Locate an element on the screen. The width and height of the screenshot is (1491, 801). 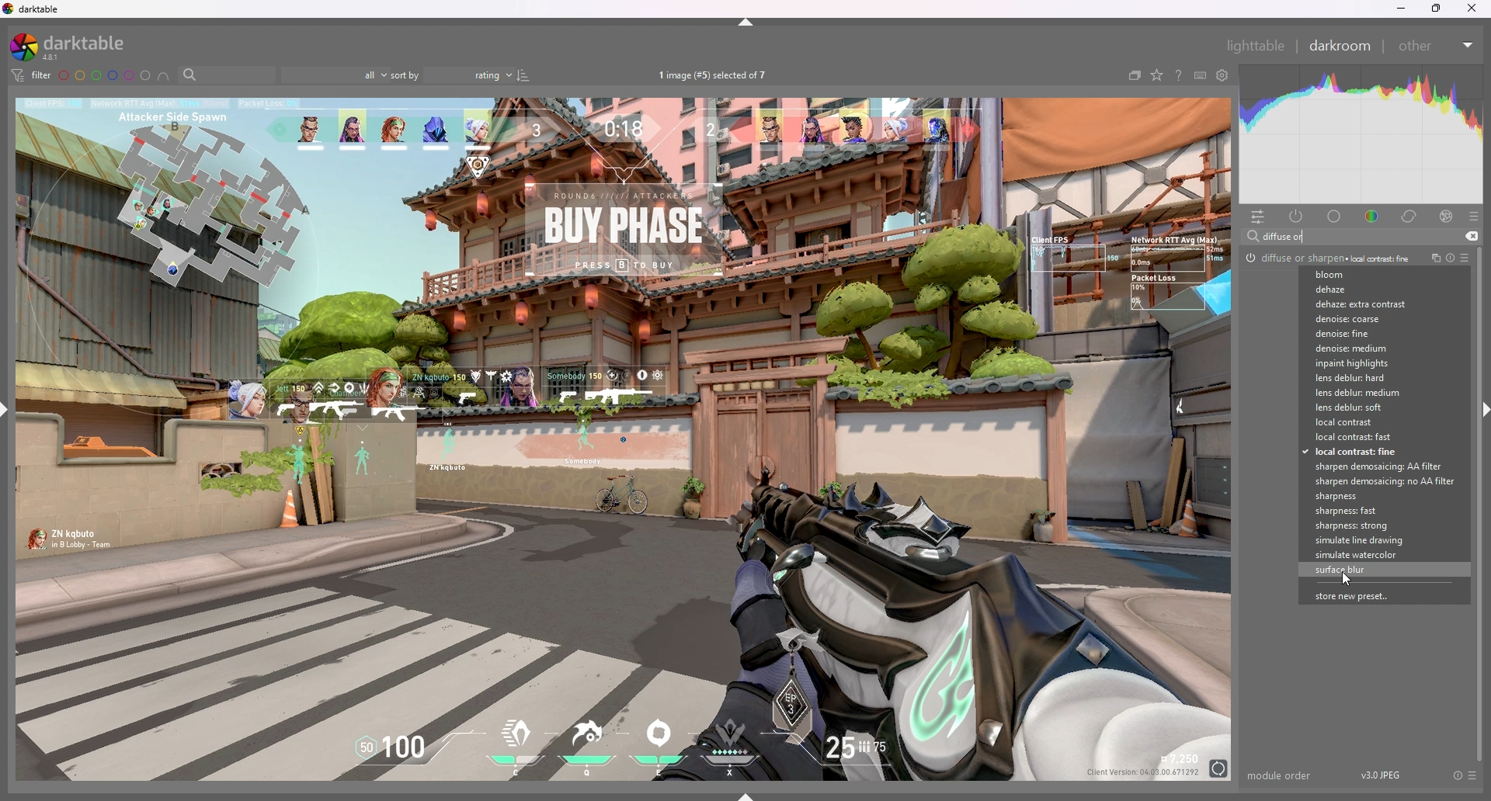
local contrast fast is located at coordinates (1374, 438).